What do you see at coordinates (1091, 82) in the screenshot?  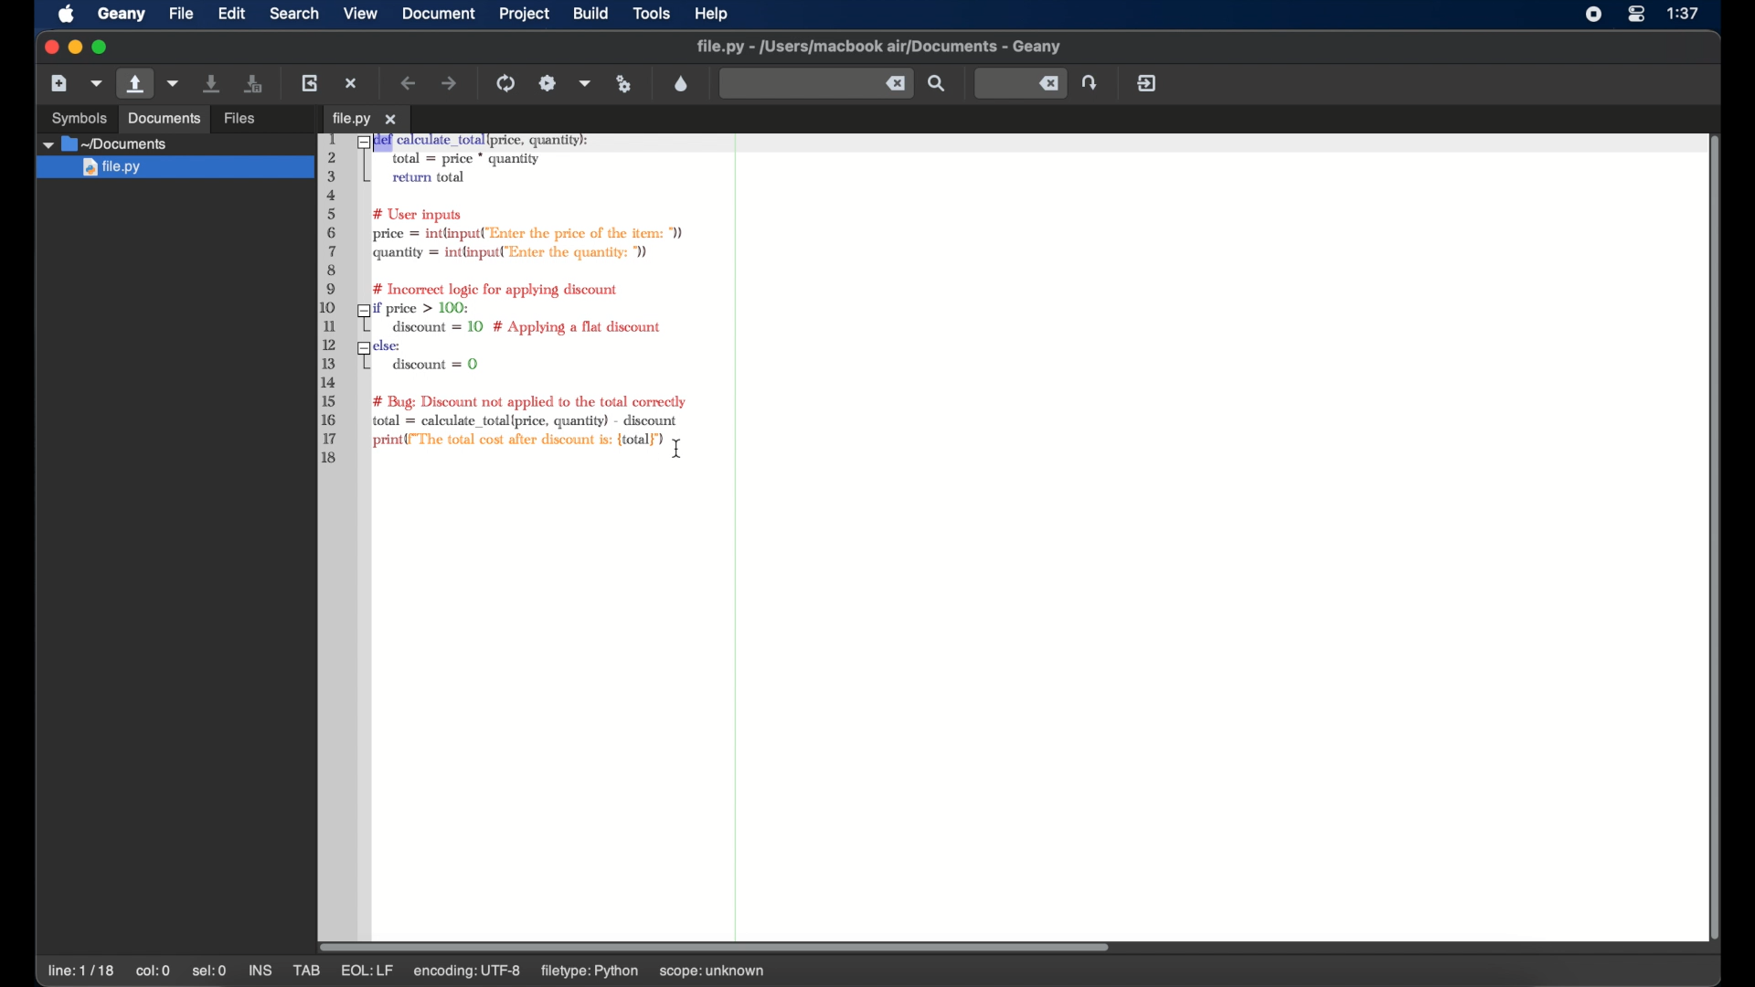 I see `jump to the entered line number` at bounding box center [1091, 82].